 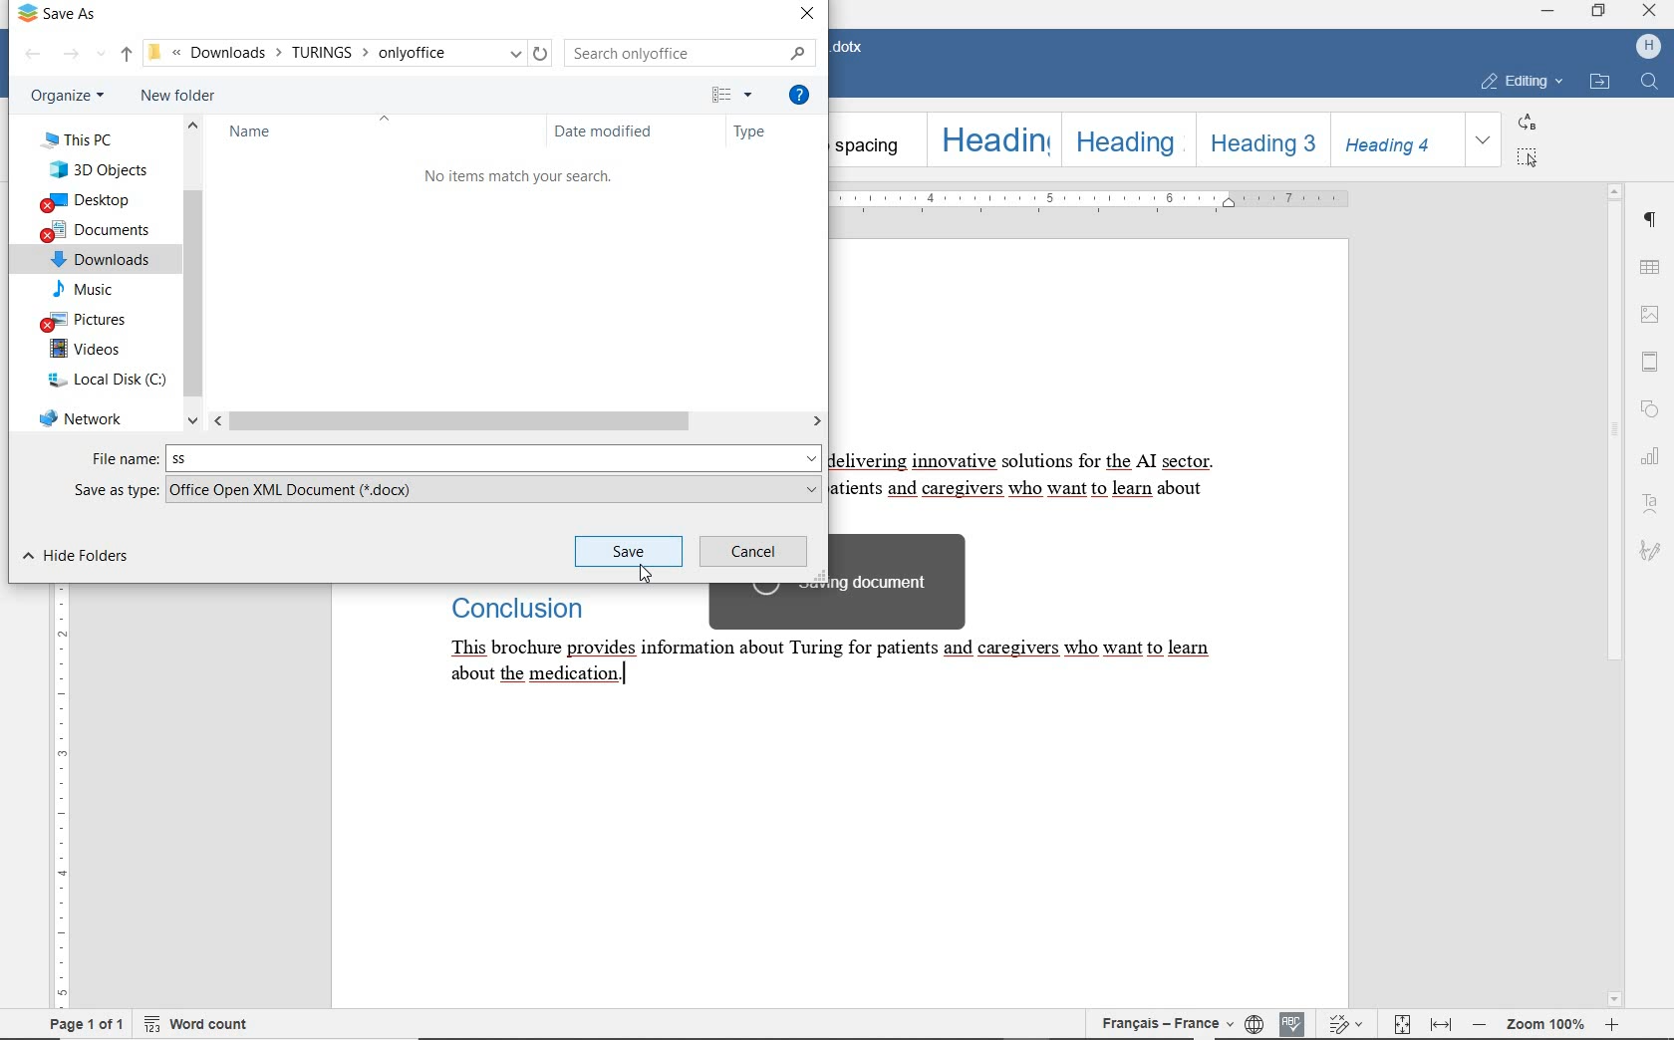 I want to click on EDITING, so click(x=1520, y=79).